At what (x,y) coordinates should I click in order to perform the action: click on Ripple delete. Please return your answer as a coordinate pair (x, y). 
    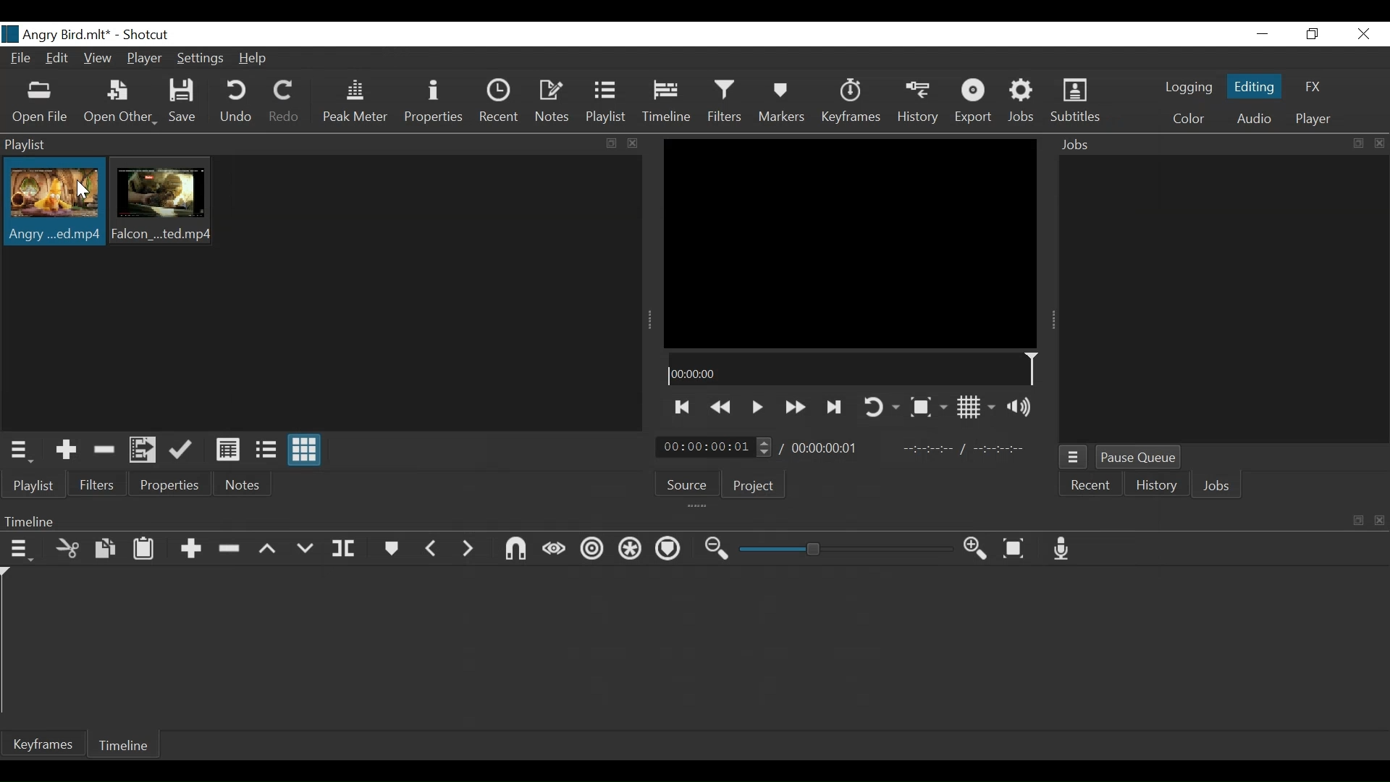
    Looking at the image, I should click on (231, 550).